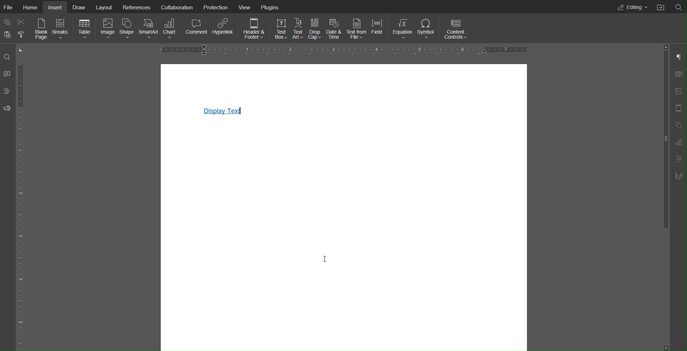  I want to click on Image Settings, so click(678, 91).